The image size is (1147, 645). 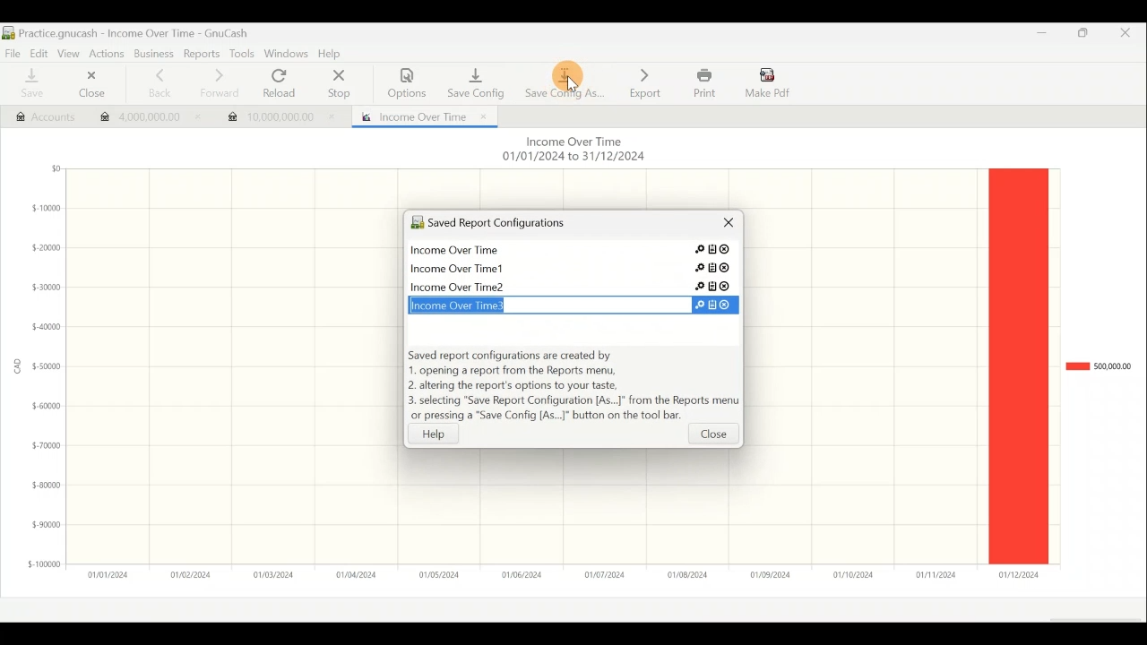 I want to click on Imported transaction 2, so click(x=280, y=113).